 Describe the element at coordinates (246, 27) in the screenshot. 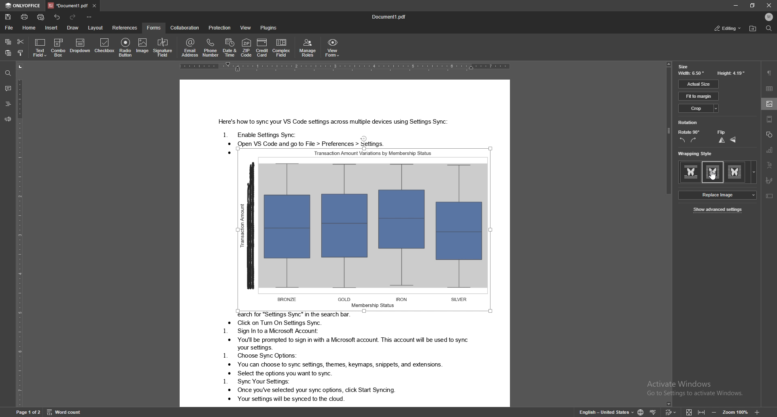

I see `view` at that location.